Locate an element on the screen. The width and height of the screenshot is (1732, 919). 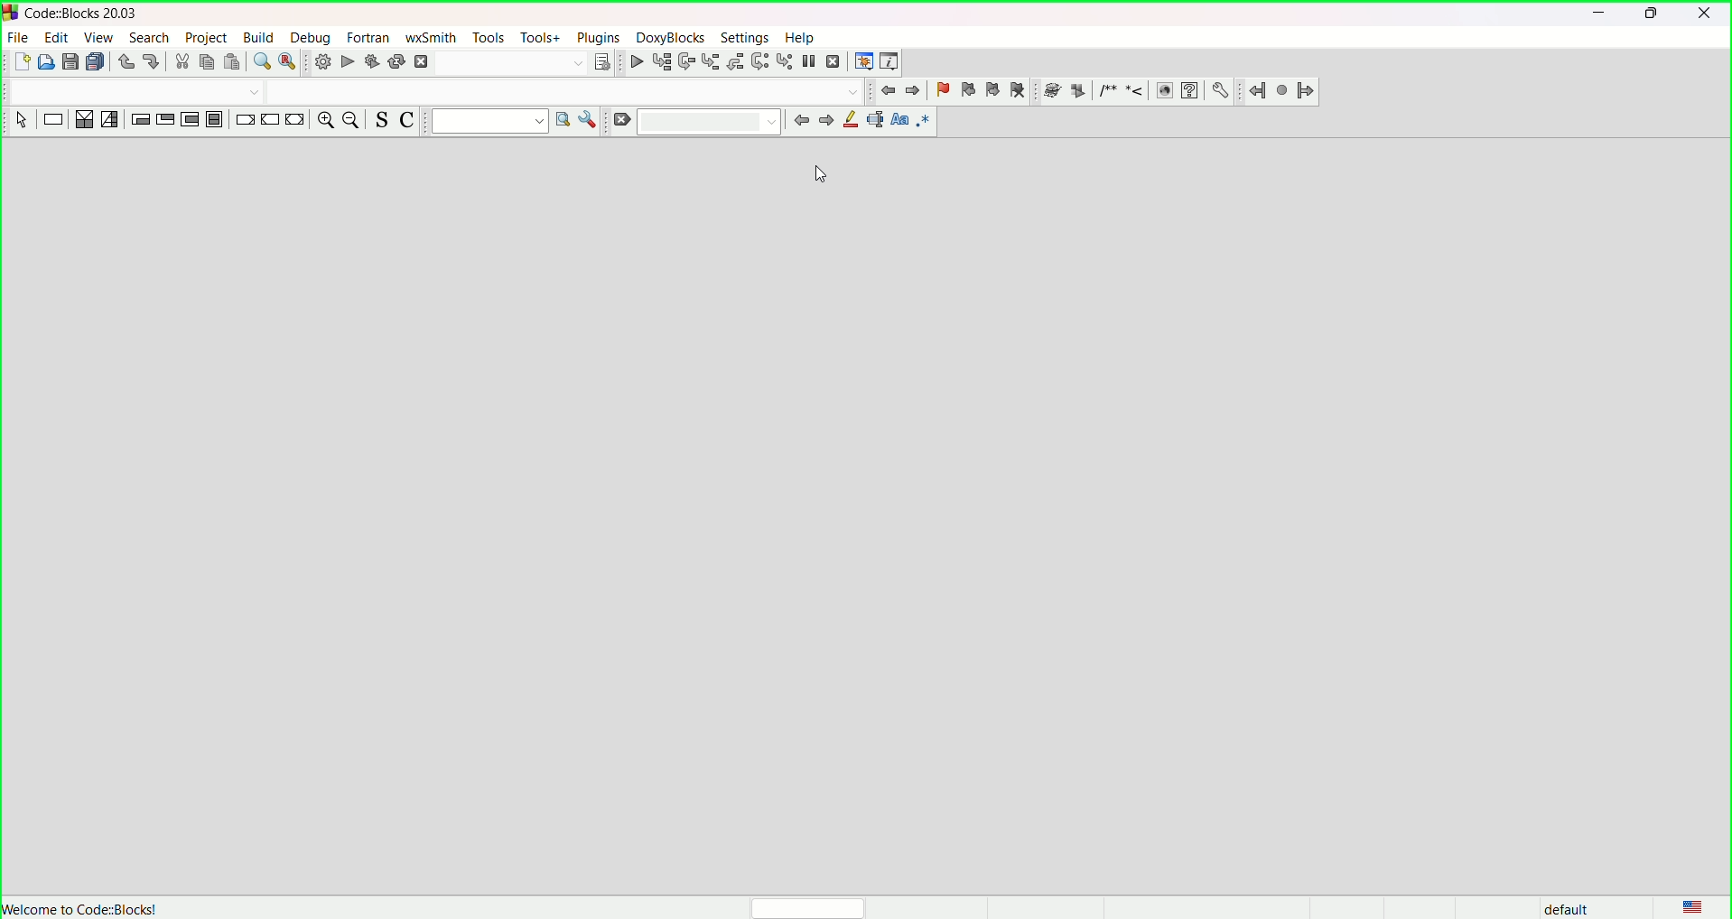
cursor is located at coordinates (817, 173).